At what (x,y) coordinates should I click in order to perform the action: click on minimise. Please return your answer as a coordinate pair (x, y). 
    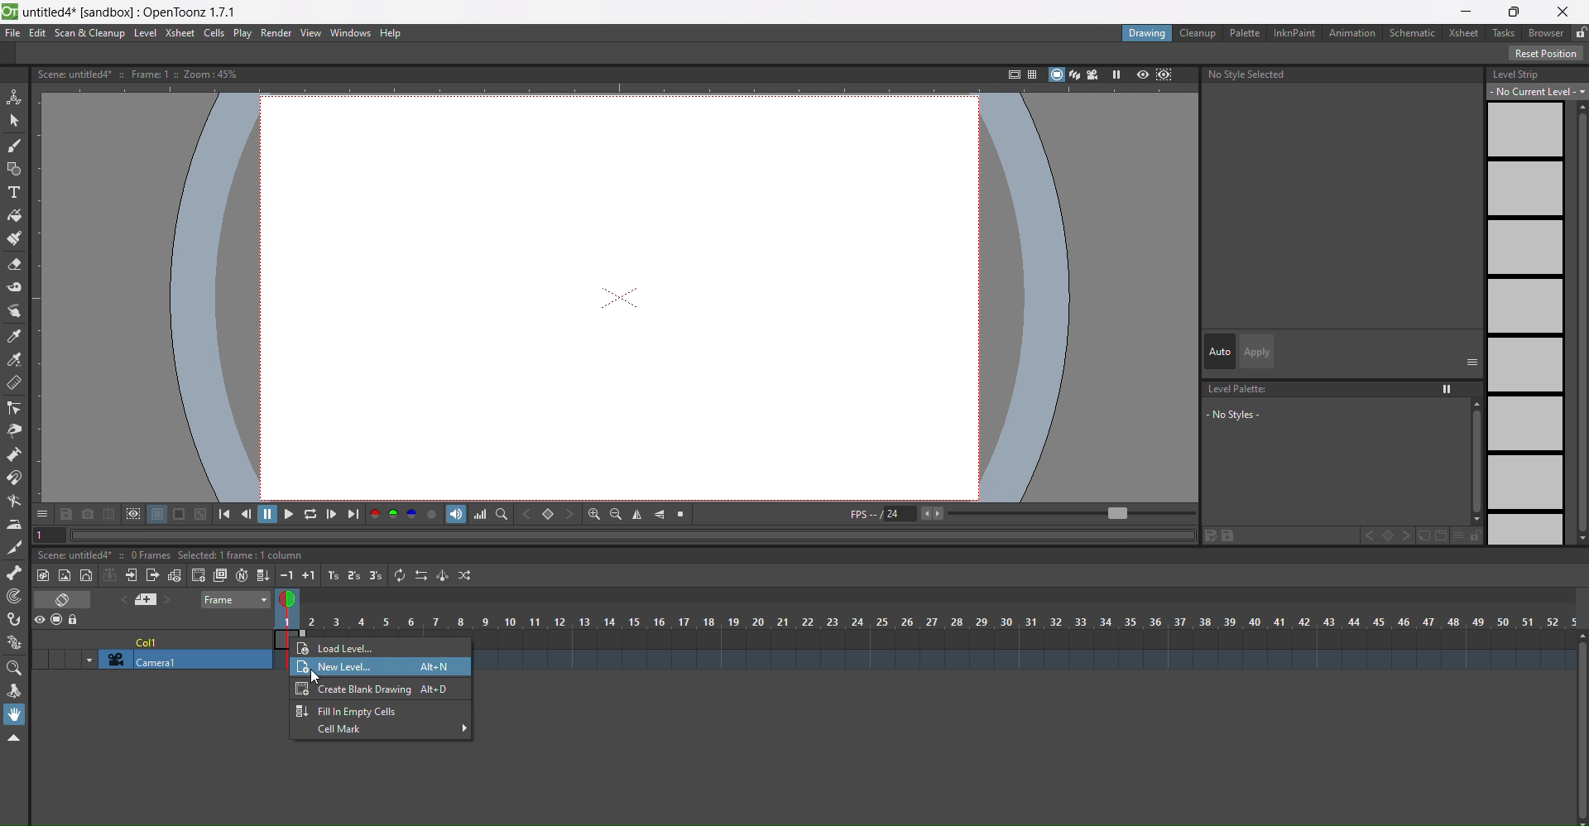
    Looking at the image, I should click on (1467, 12).